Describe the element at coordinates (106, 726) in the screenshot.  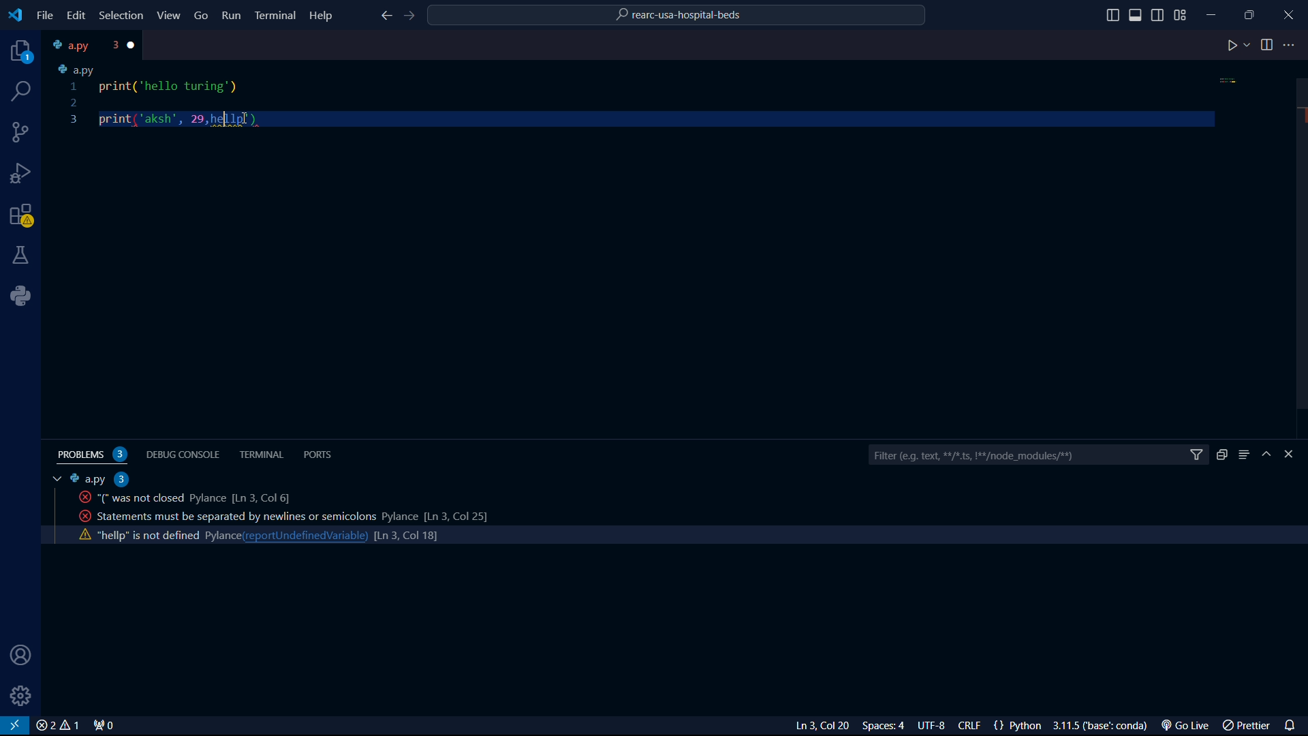
I see `connect 0` at that location.